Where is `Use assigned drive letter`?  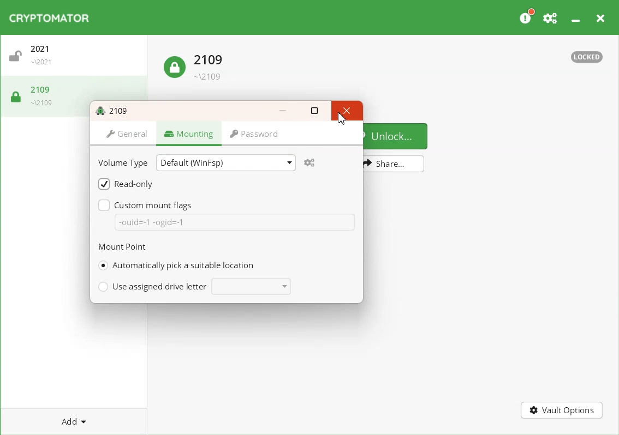 Use assigned drive letter is located at coordinates (194, 286).